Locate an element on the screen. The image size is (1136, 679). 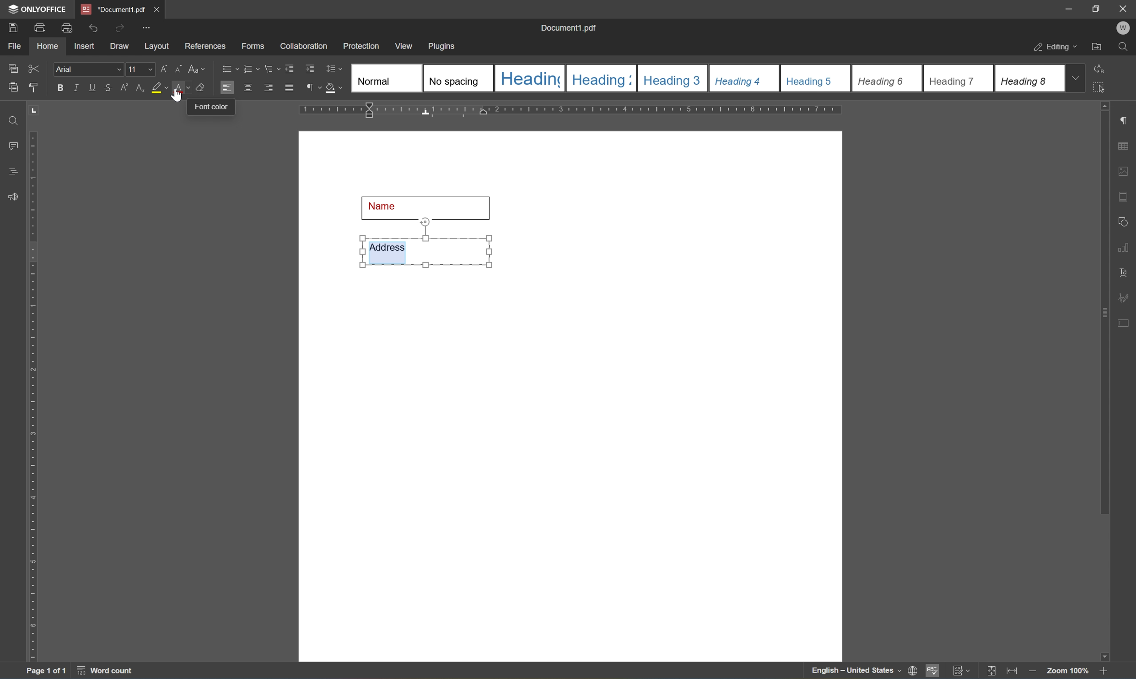
align left is located at coordinates (226, 86).